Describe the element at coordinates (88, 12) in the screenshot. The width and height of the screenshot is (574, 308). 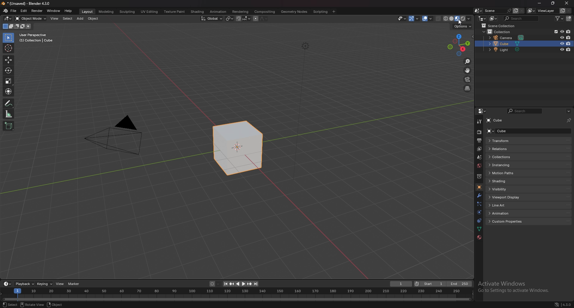
I see `layout` at that location.